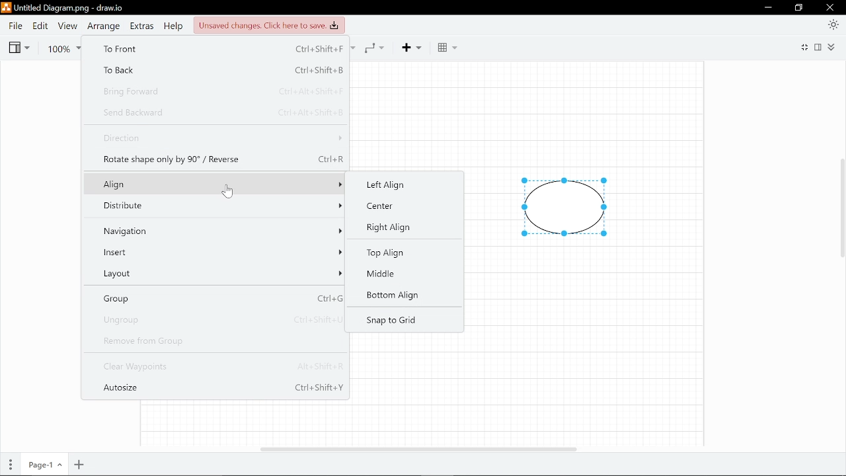  I want to click on Distribute, so click(218, 206).